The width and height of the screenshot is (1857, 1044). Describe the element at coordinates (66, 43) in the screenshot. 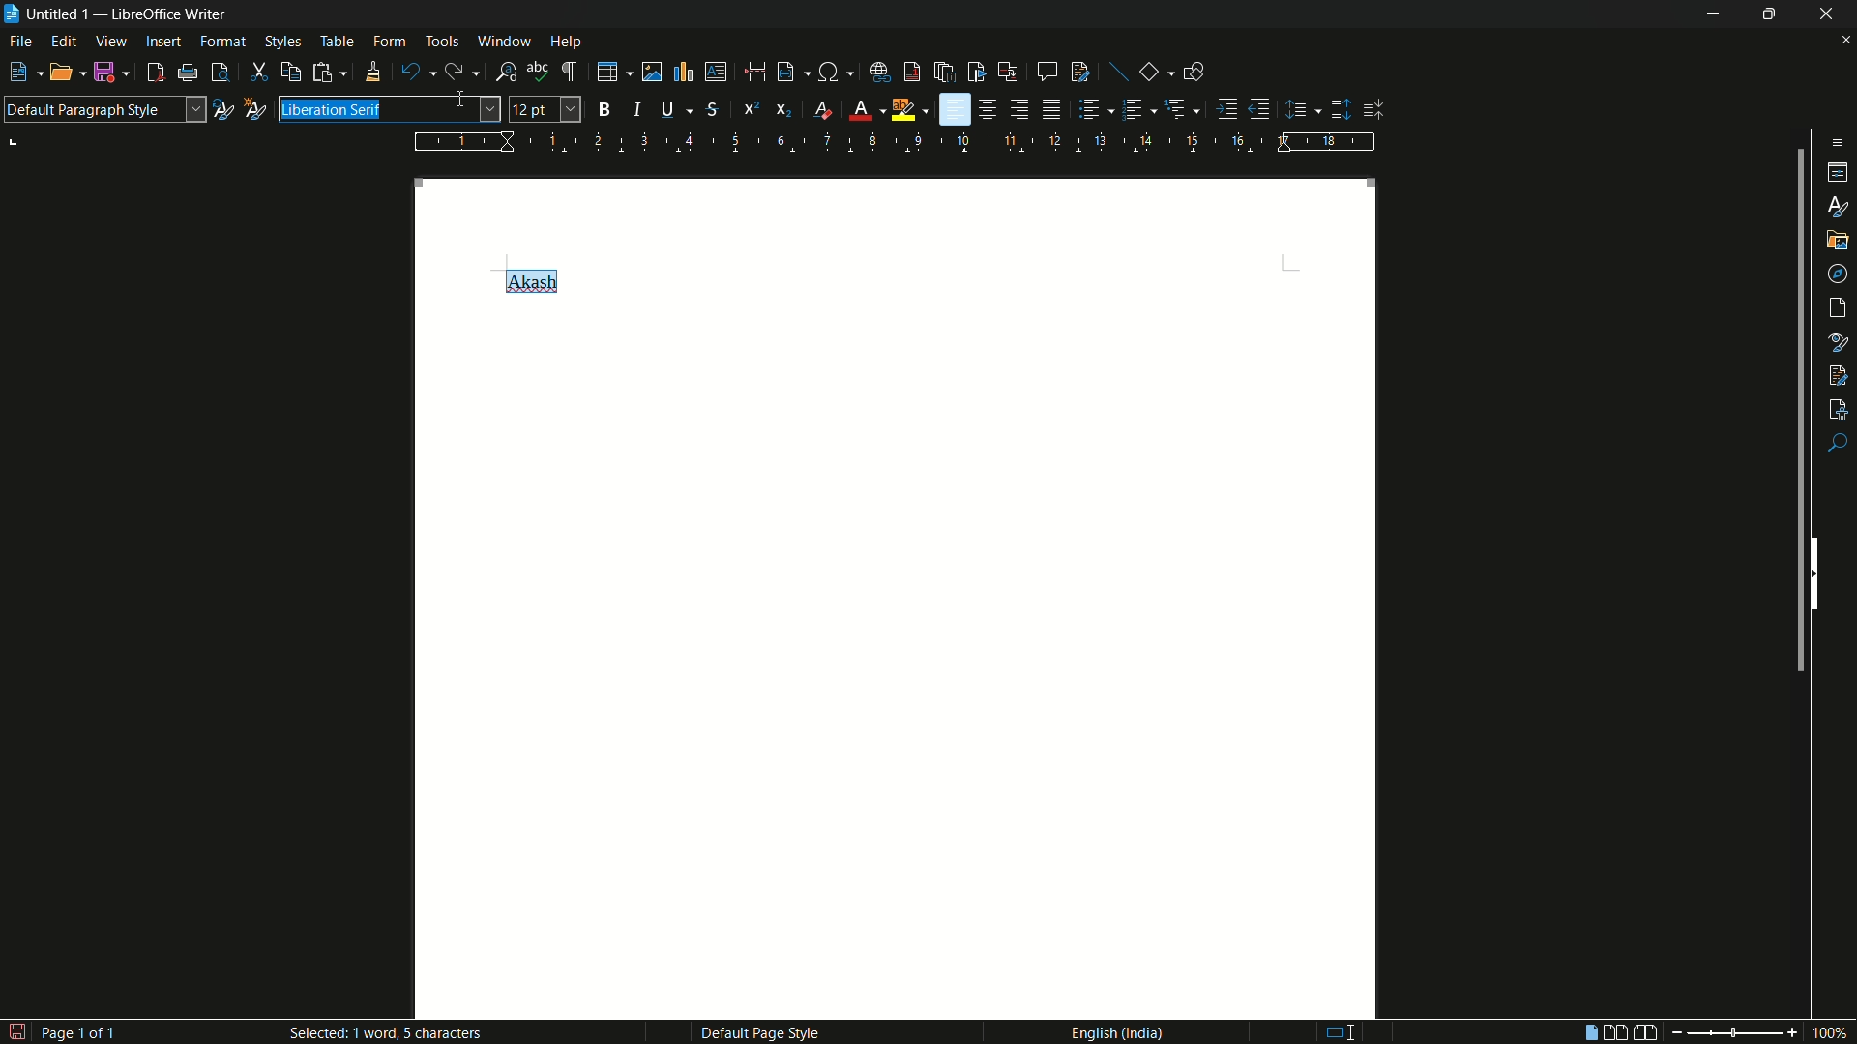

I see `edit menu` at that location.